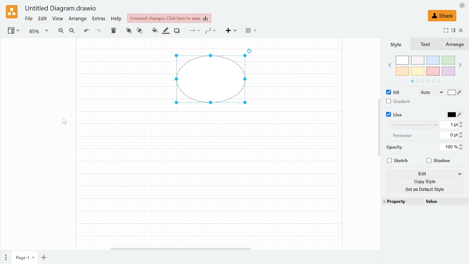 The image size is (469, 264). Describe the element at coordinates (117, 19) in the screenshot. I see `Help` at that location.